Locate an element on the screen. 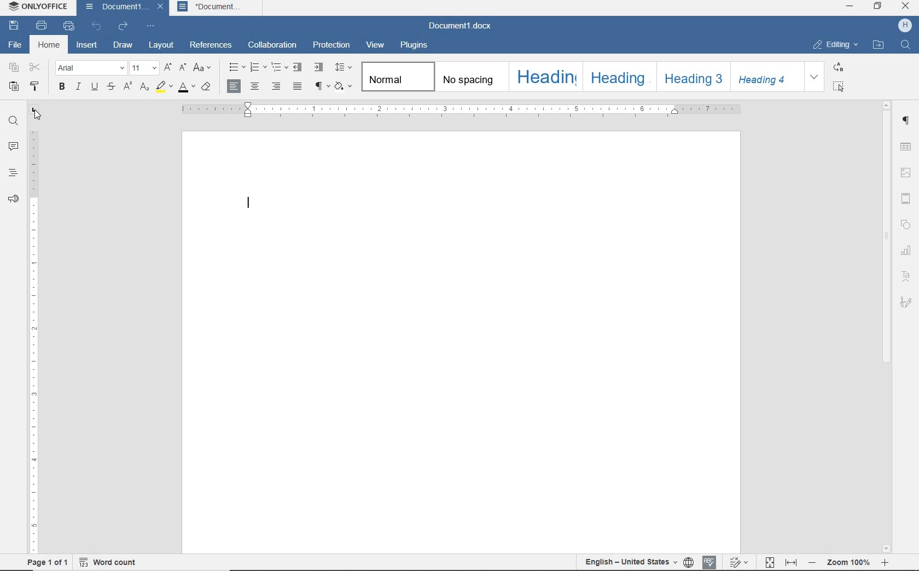 This screenshot has width=919, height=571. ALIGN RIGHT is located at coordinates (275, 86).